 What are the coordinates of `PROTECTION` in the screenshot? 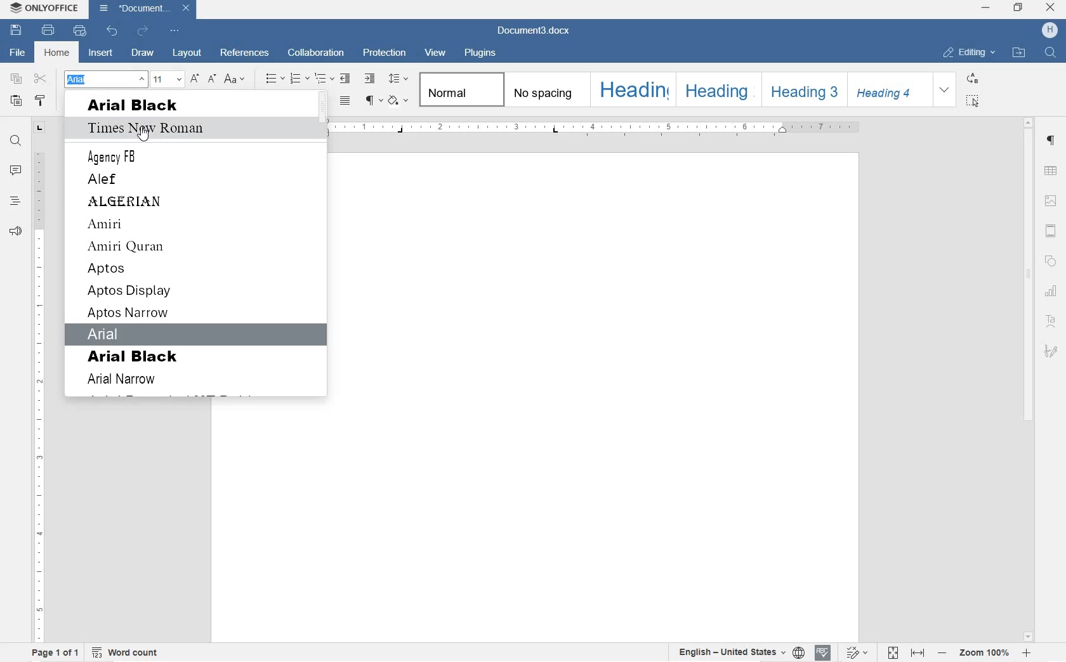 It's located at (386, 51).